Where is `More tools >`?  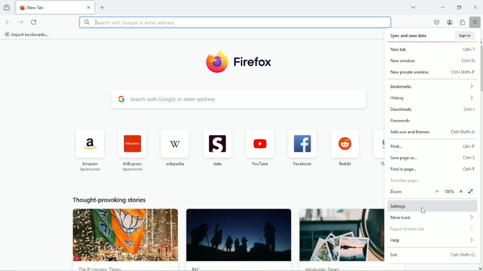
More tools > is located at coordinates (432, 218).